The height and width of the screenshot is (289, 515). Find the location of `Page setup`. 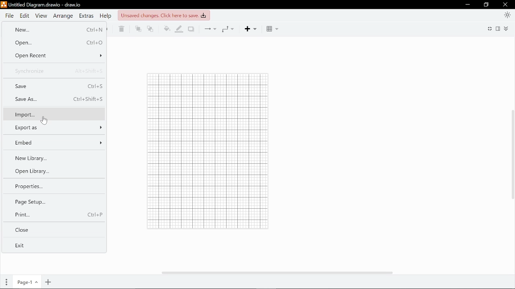

Page setup is located at coordinates (51, 202).